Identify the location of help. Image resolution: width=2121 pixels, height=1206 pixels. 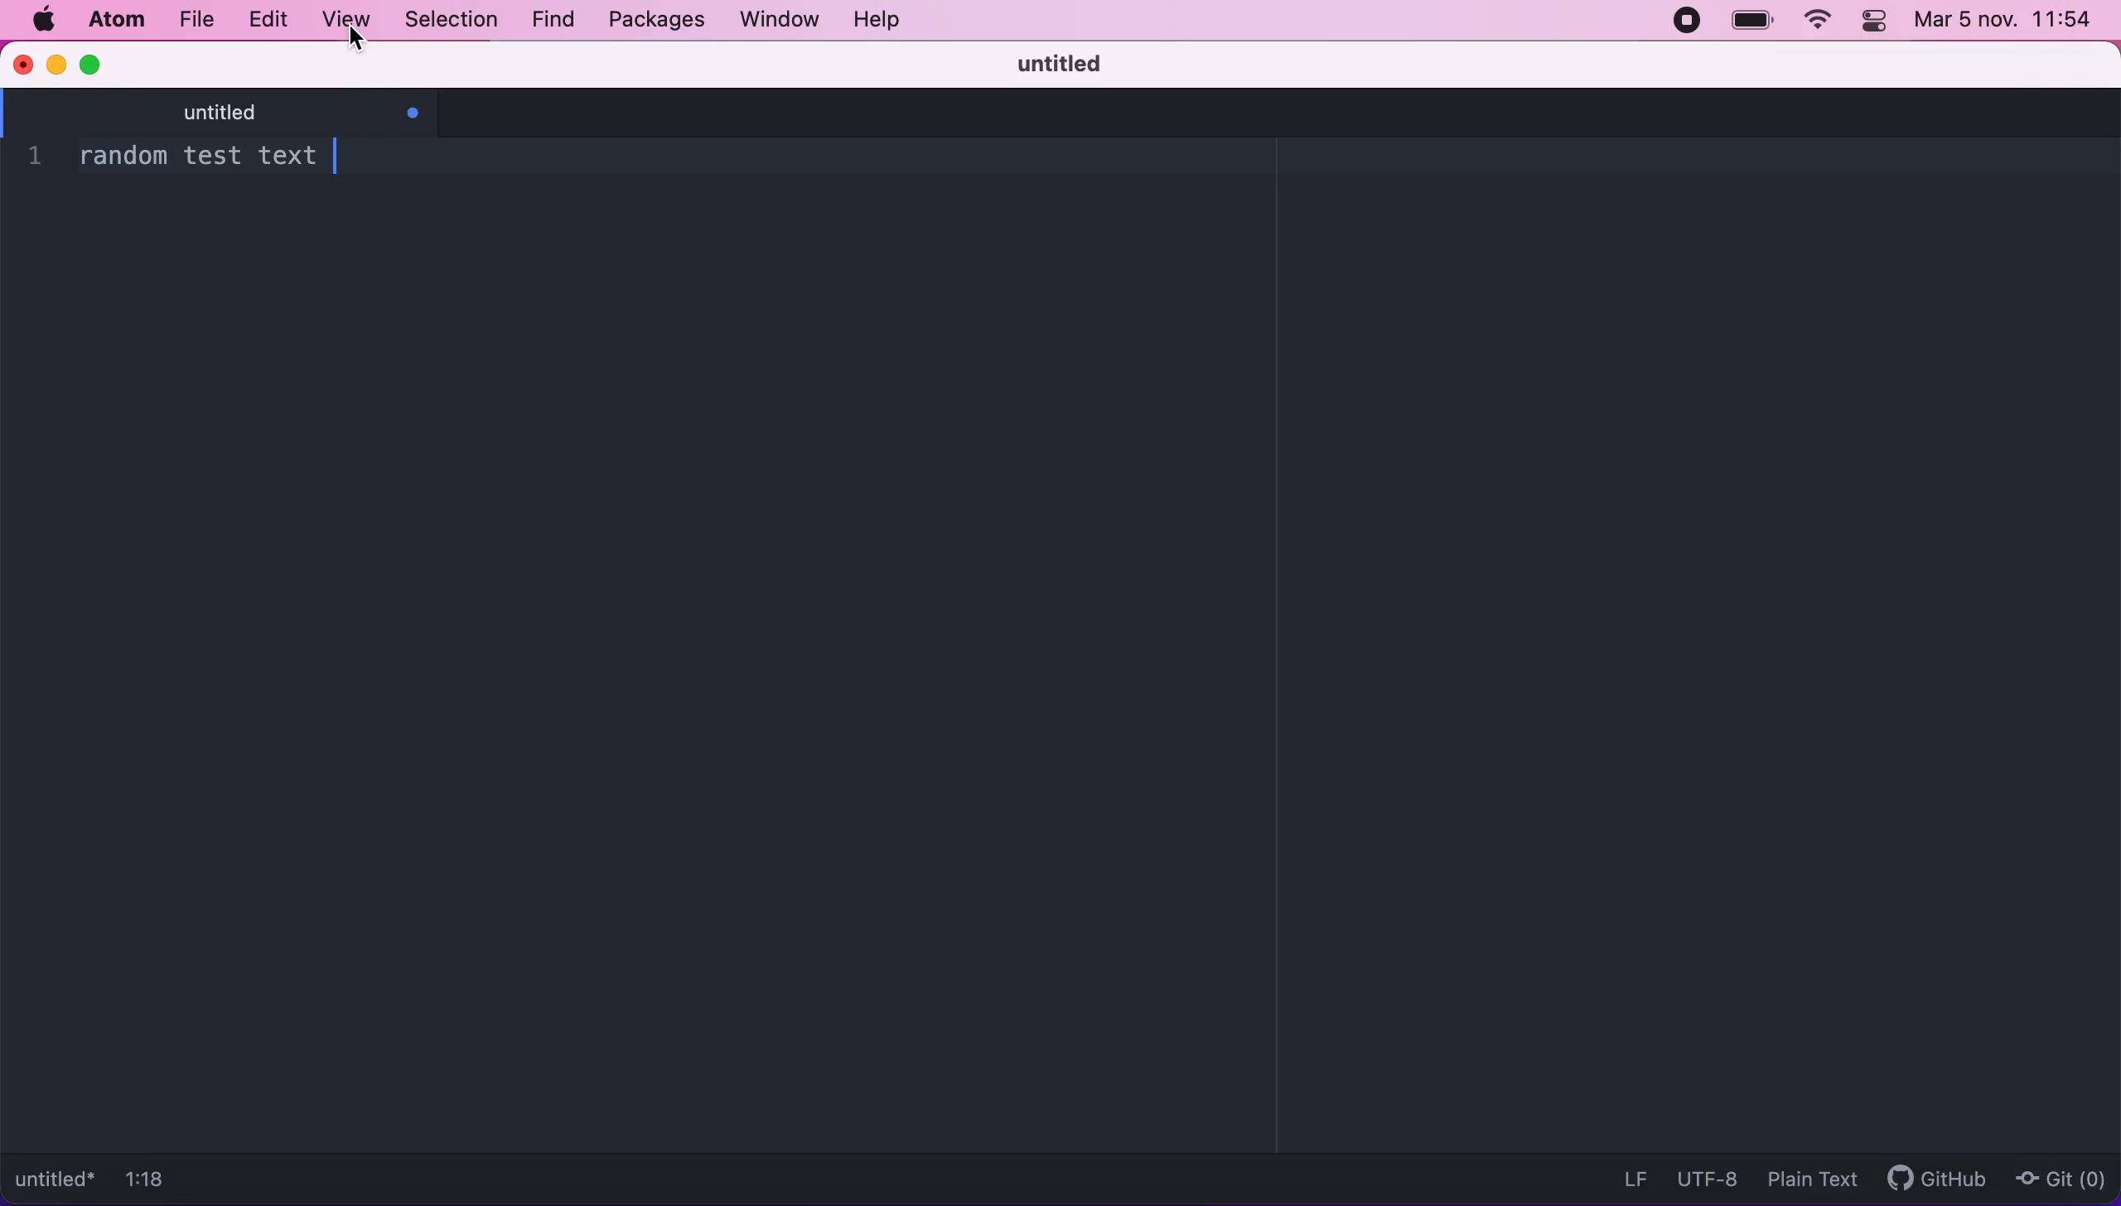
(895, 22).